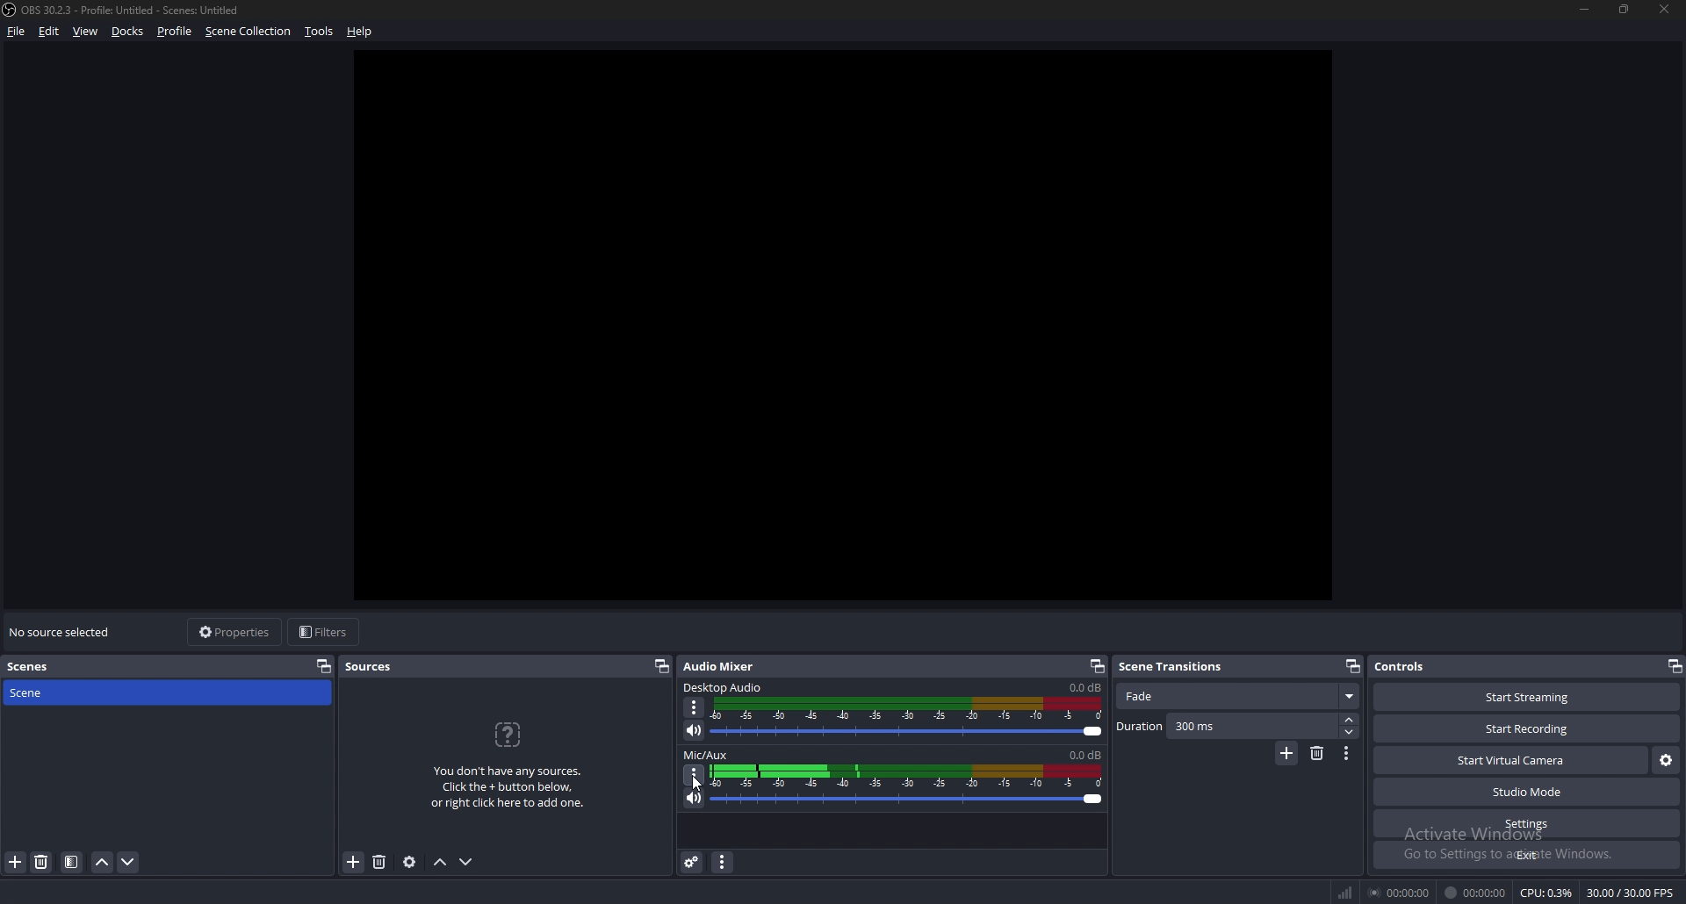  Describe the element at coordinates (1097, 666) in the screenshot. I see `pop out` at that location.